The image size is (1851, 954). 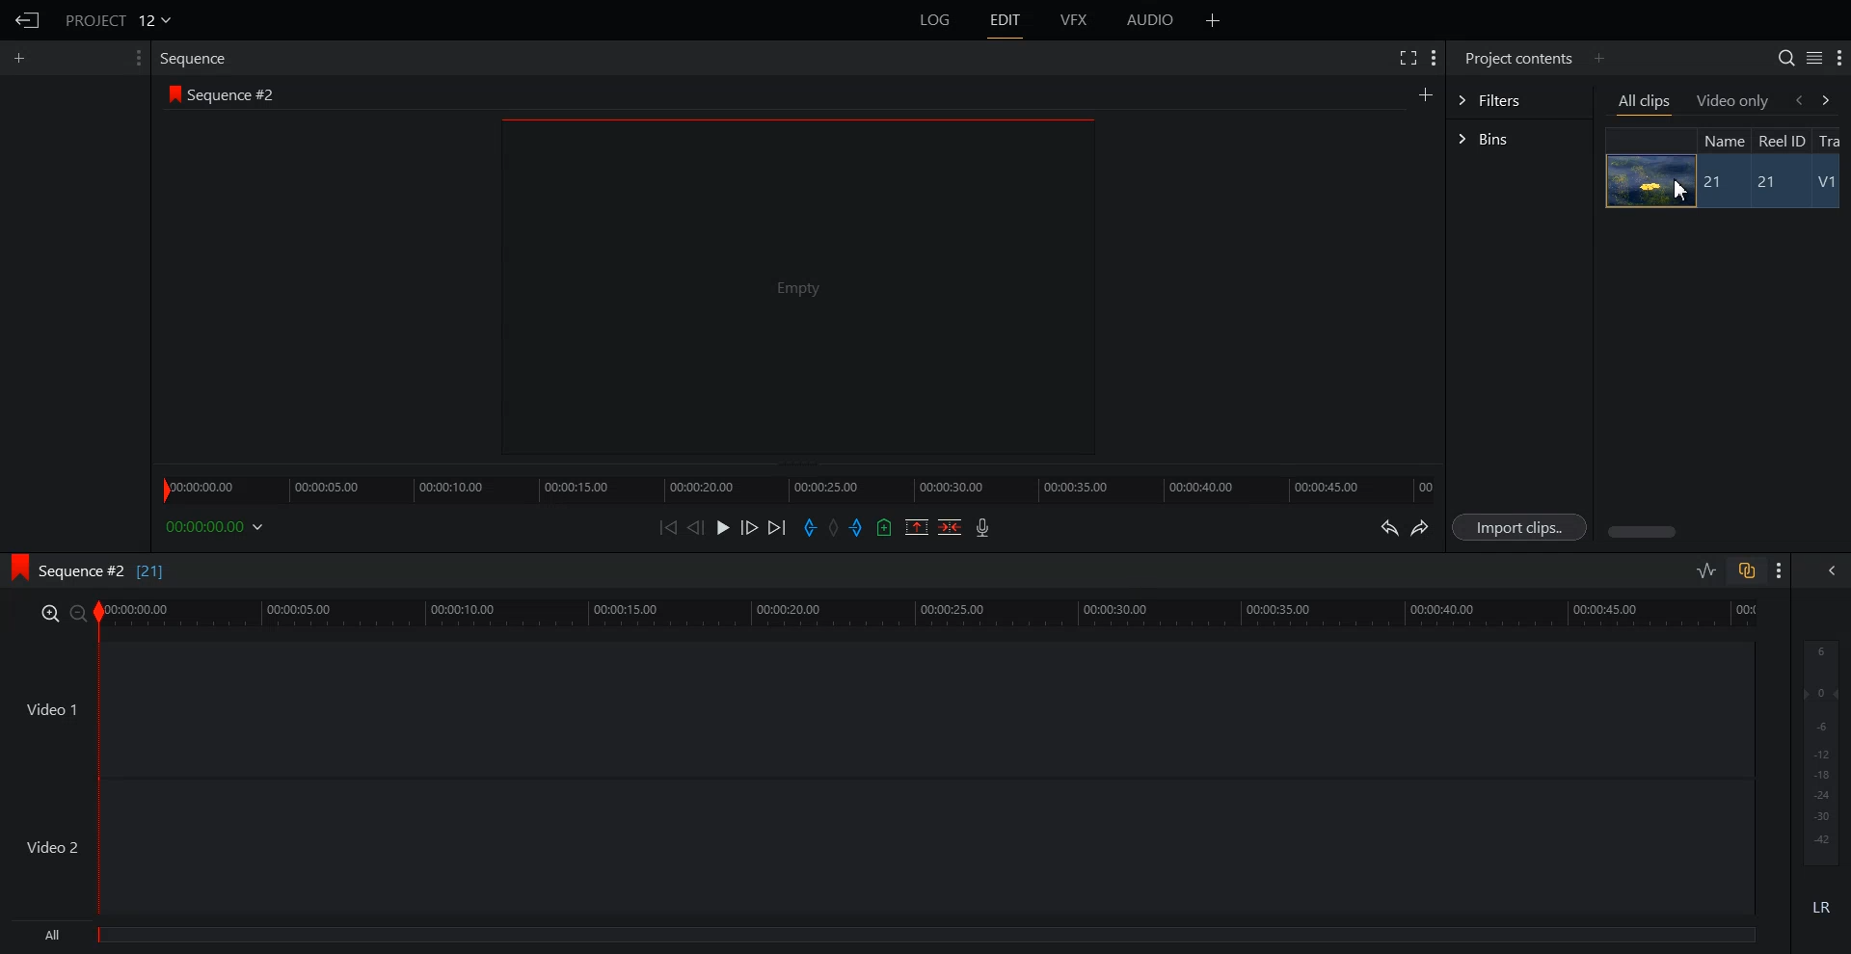 I want to click on Remove Mark Section, so click(x=917, y=527).